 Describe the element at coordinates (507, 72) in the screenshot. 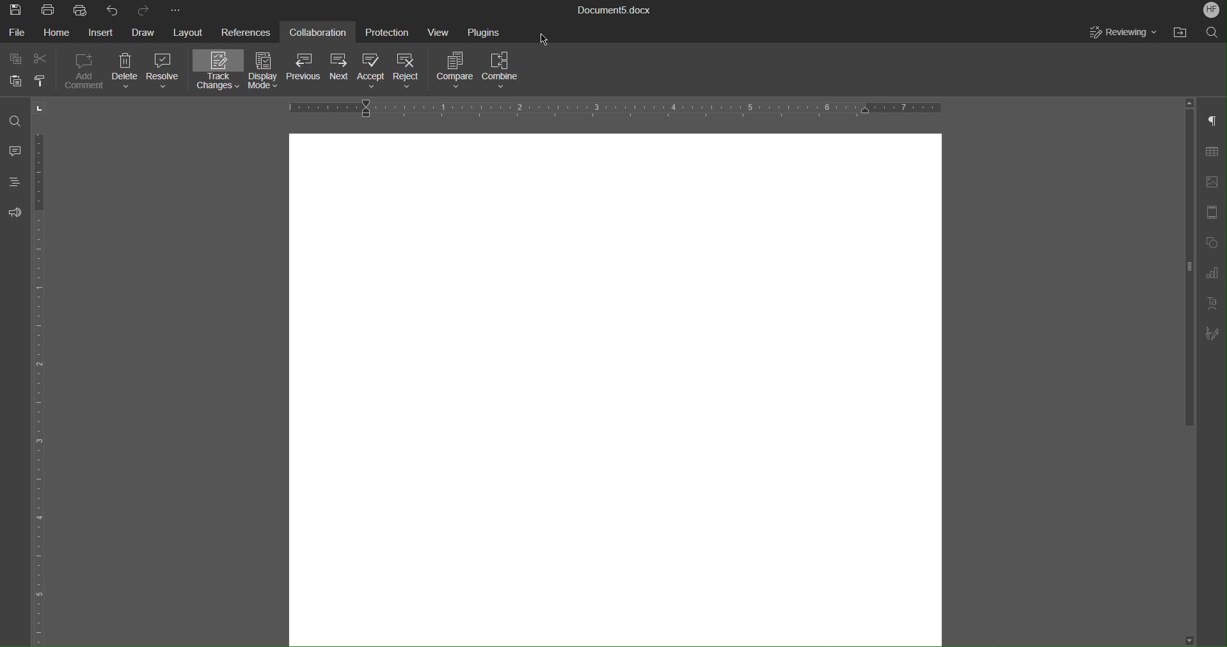

I see `Combine` at that location.